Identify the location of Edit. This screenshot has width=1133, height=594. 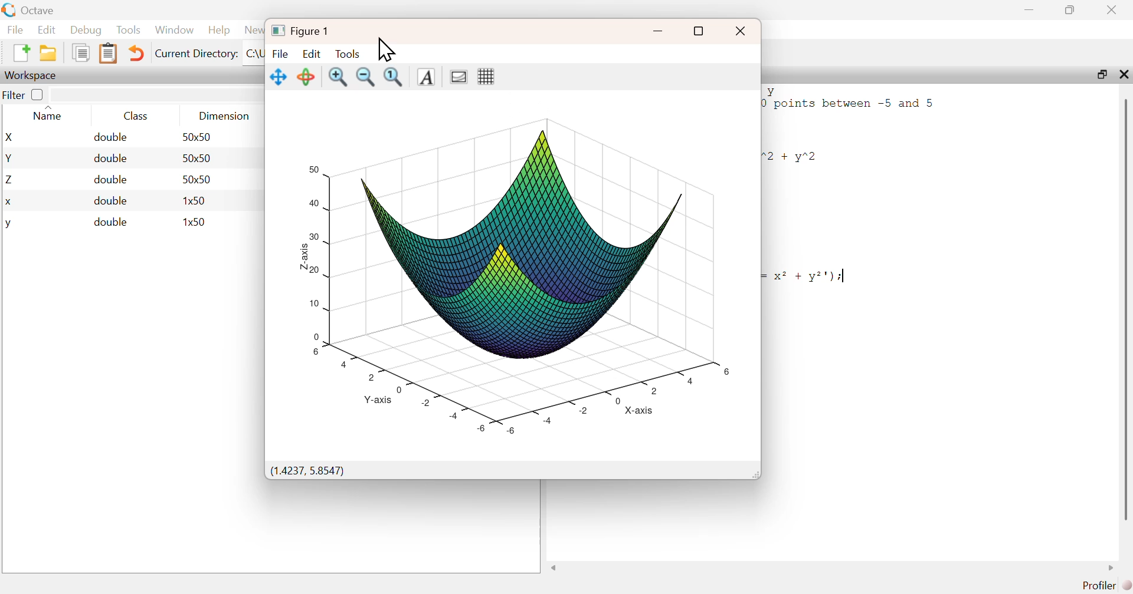
(312, 54).